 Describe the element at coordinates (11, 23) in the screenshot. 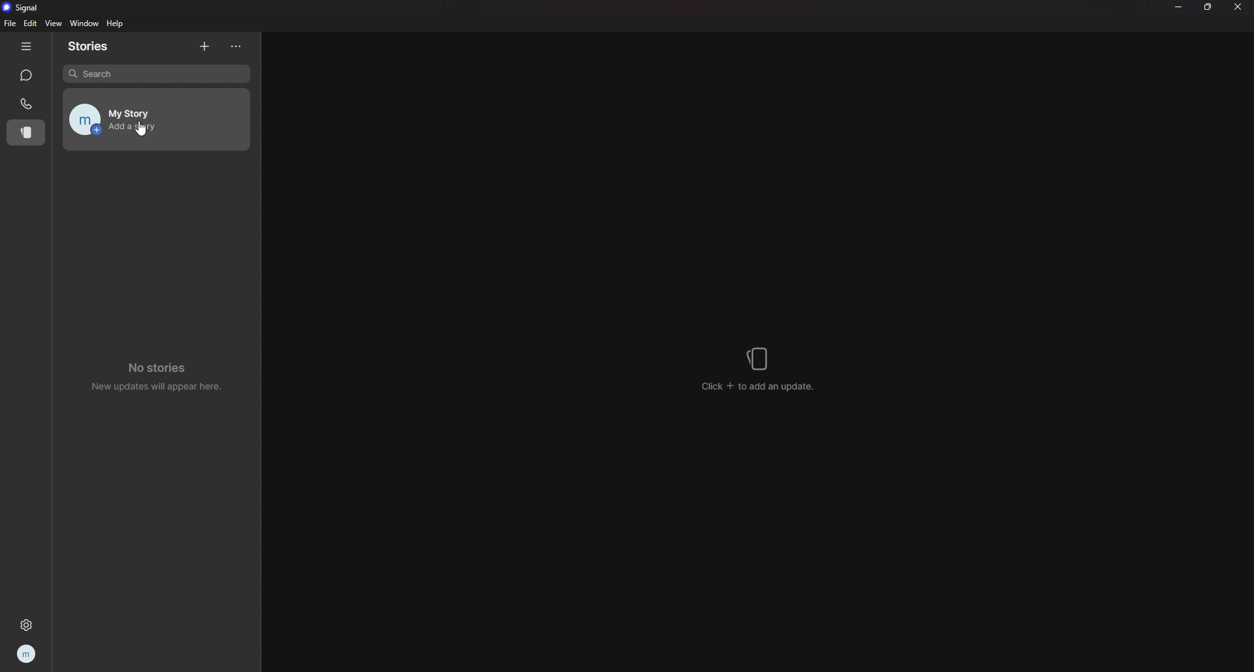

I see `file` at that location.